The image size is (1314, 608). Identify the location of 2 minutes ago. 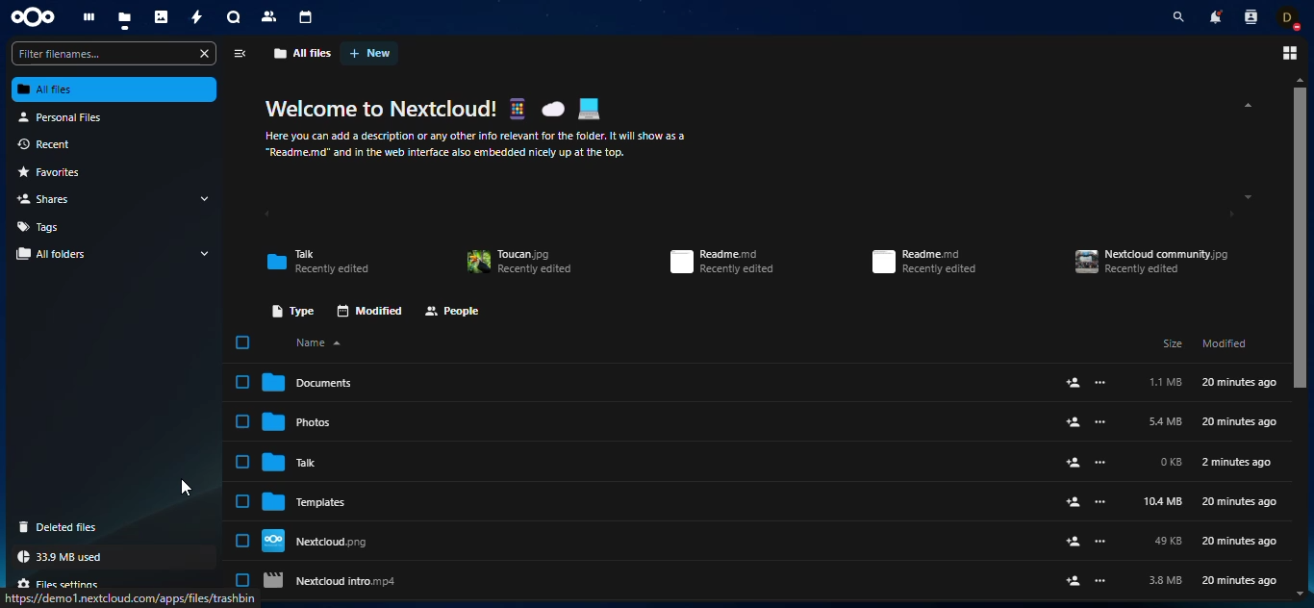
(1241, 462).